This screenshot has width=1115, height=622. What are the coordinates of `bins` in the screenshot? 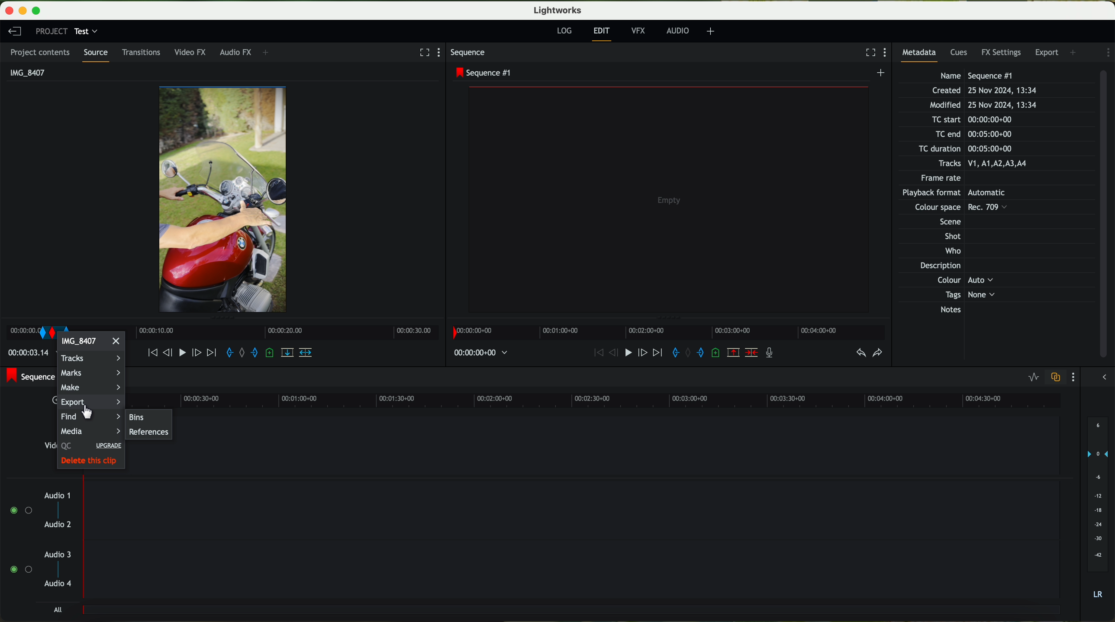 It's located at (149, 415).